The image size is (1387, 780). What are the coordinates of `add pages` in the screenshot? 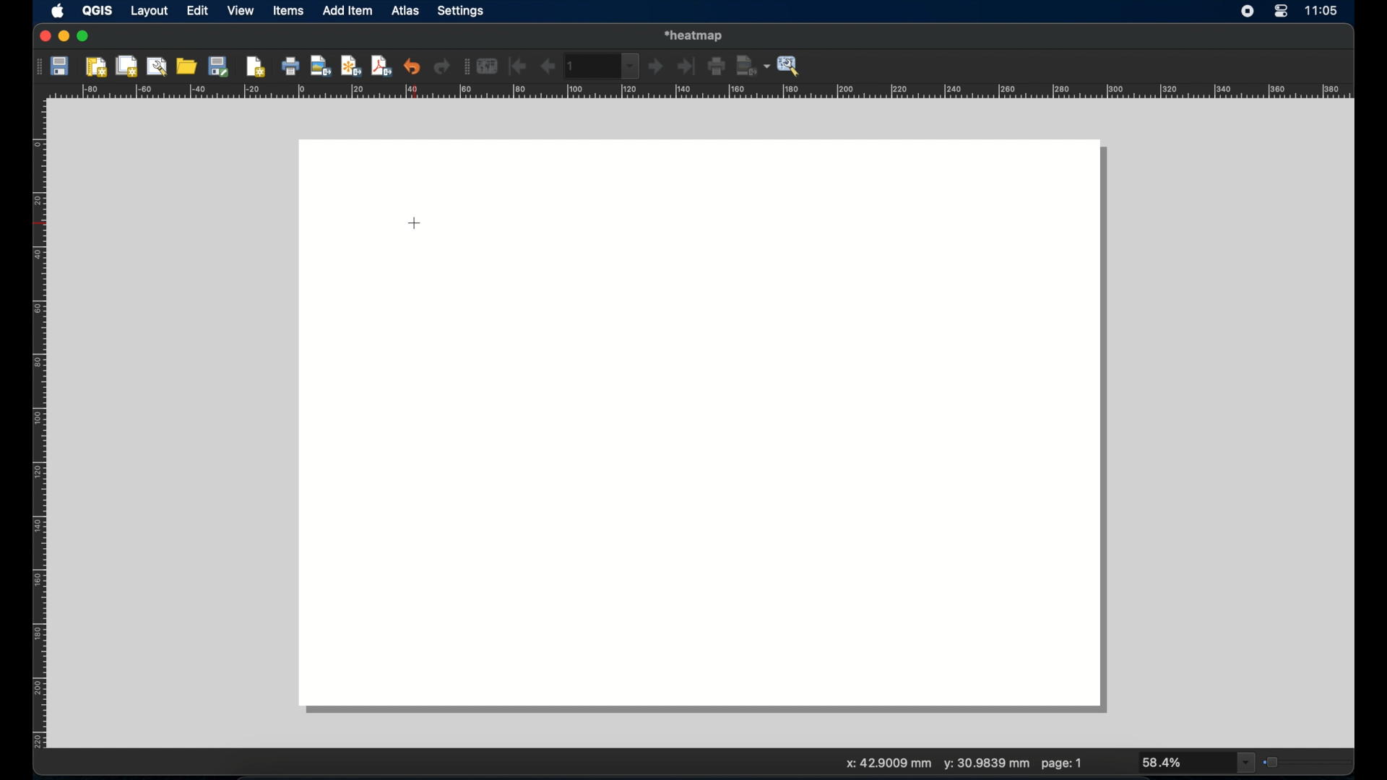 It's located at (256, 67).